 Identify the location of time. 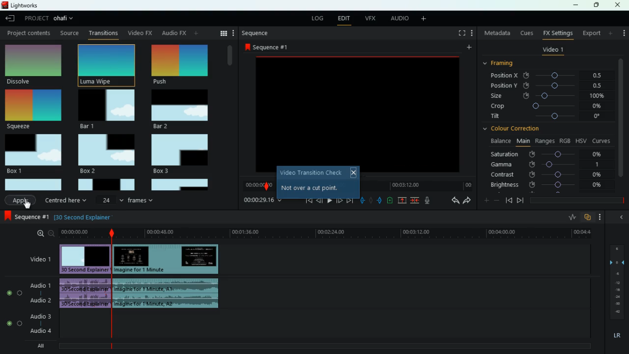
(324, 233).